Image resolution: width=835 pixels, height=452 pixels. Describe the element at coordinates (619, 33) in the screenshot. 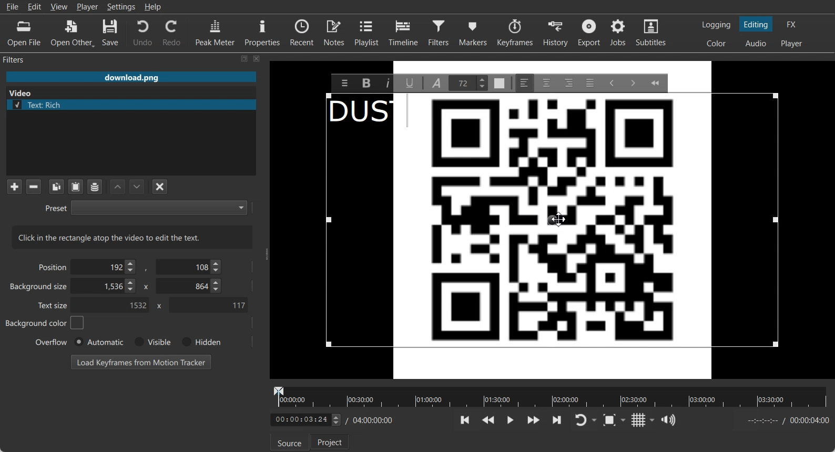

I see `Jobs` at that location.